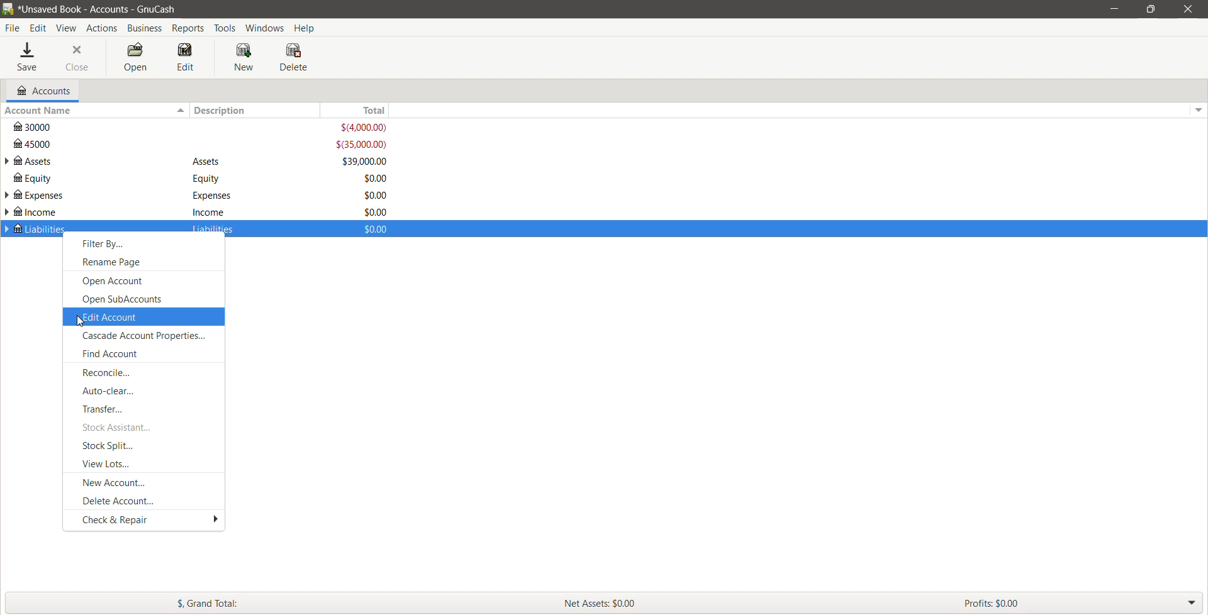 The width and height of the screenshot is (1208, 615). Describe the element at coordinates (118, 482) in the screenshot. I see `New Account` at that location.